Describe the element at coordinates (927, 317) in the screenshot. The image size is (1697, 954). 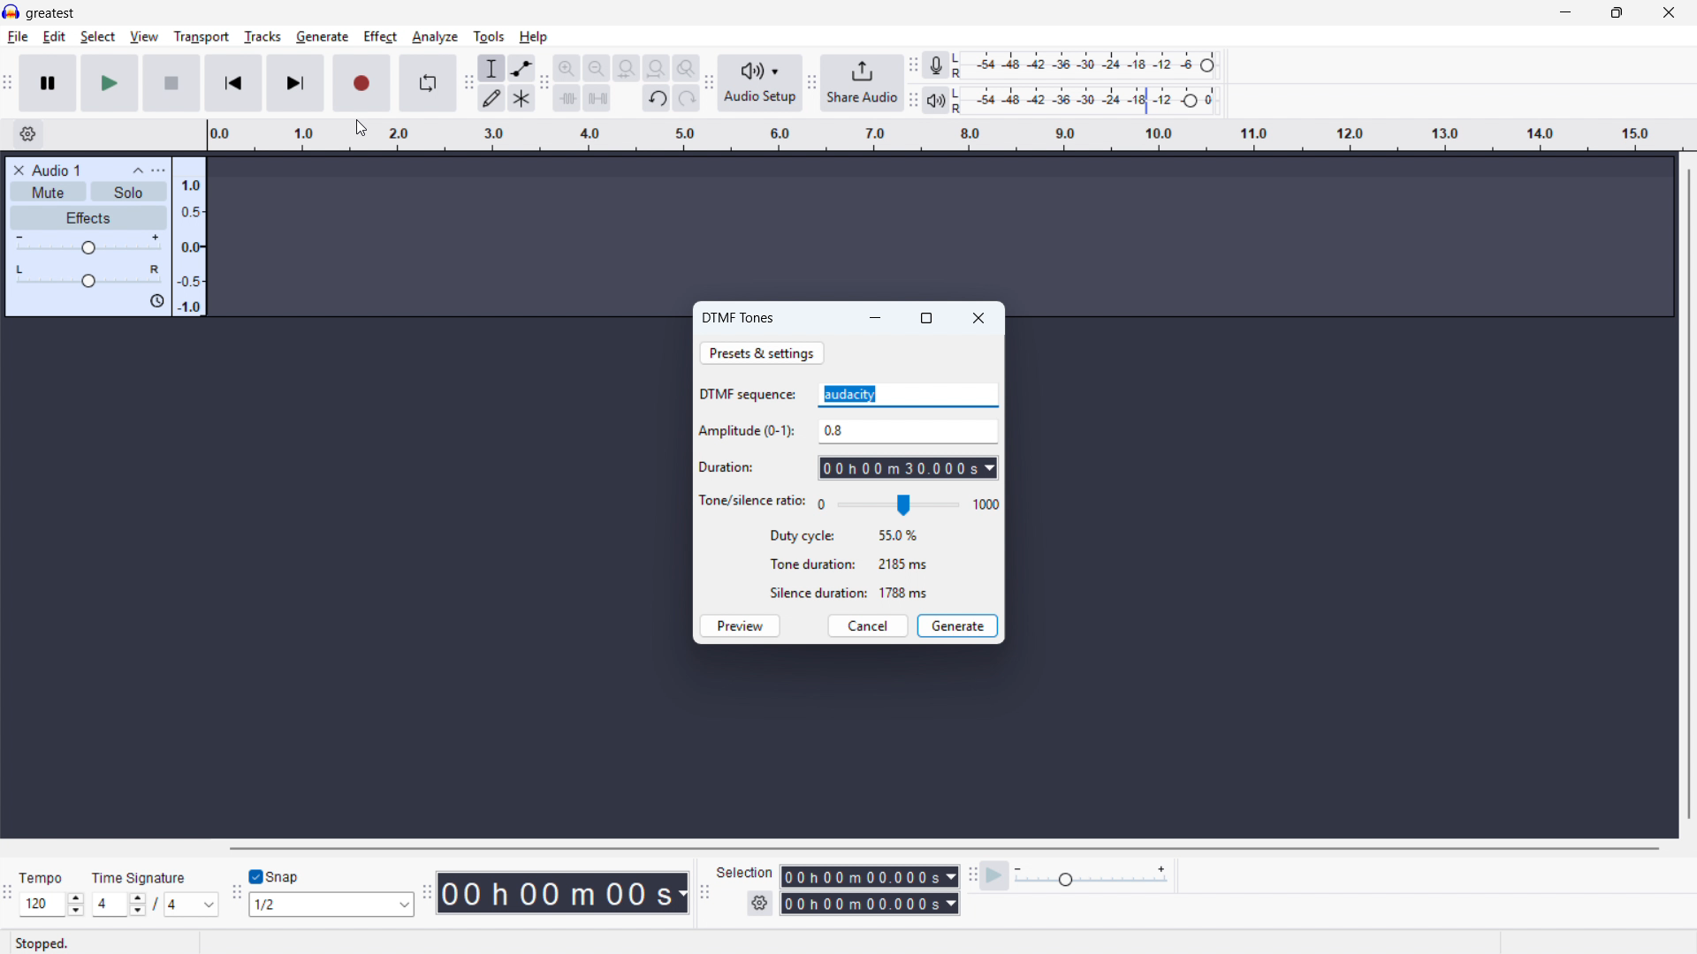
I see `maximise ` at that location.